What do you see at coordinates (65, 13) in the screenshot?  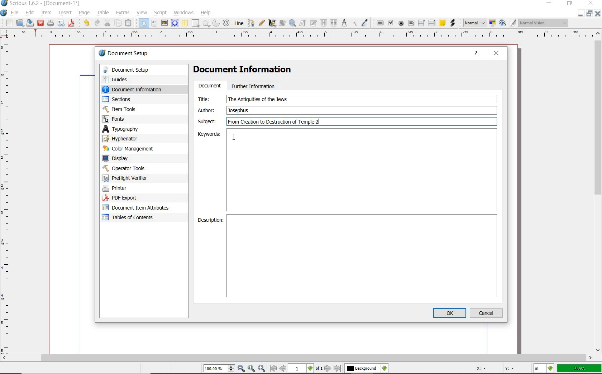 I see `insert` at bounding box center [65, 13].